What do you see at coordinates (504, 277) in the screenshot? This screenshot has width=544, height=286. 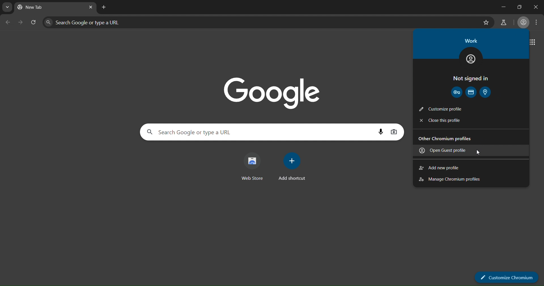 I see `customize chromium` at bounding box center [504, 277].